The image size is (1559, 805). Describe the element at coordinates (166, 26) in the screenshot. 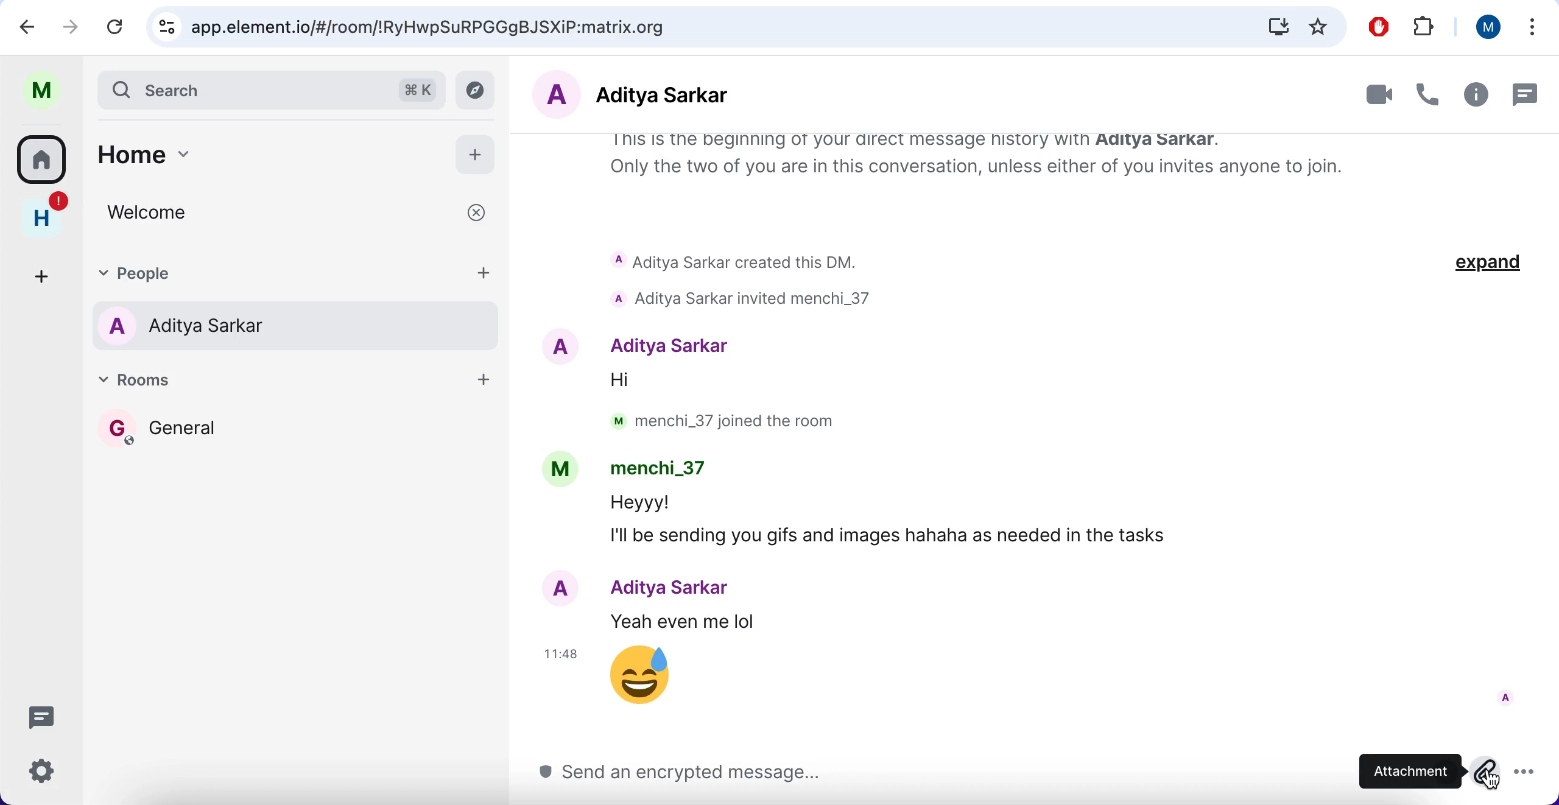

I see `view site information` at that location.